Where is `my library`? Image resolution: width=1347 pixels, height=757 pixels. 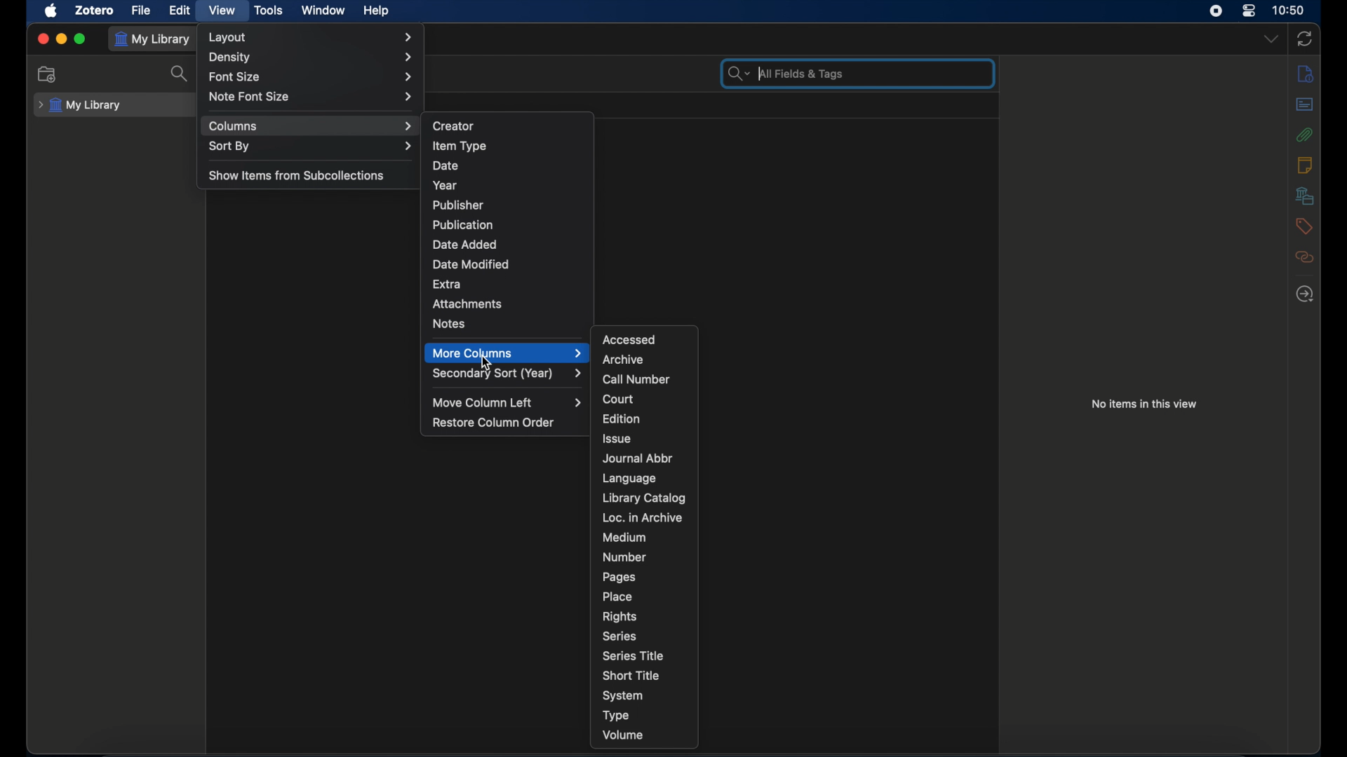
my library is located at coordinates (79, 105).